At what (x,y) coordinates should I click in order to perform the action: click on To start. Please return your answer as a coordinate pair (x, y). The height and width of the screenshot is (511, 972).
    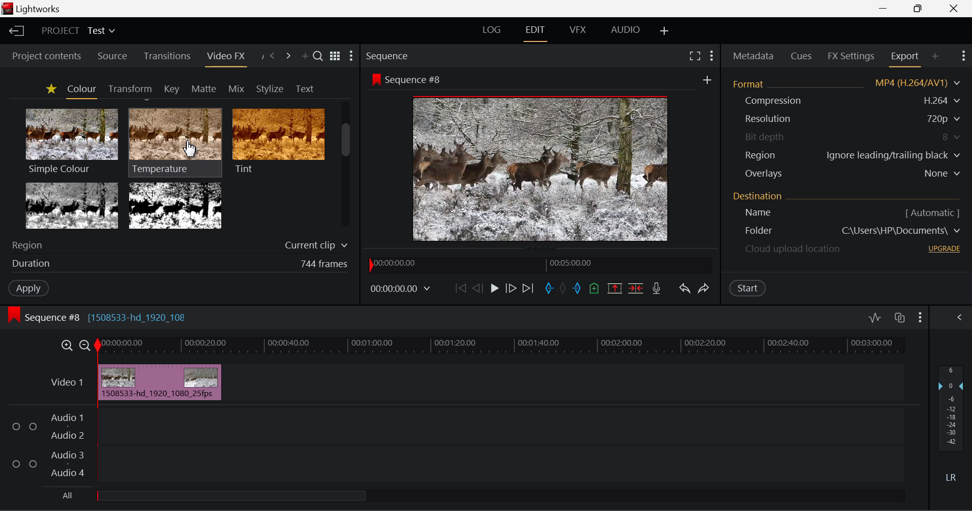
    Looking at the image, I should click on (459, 290).